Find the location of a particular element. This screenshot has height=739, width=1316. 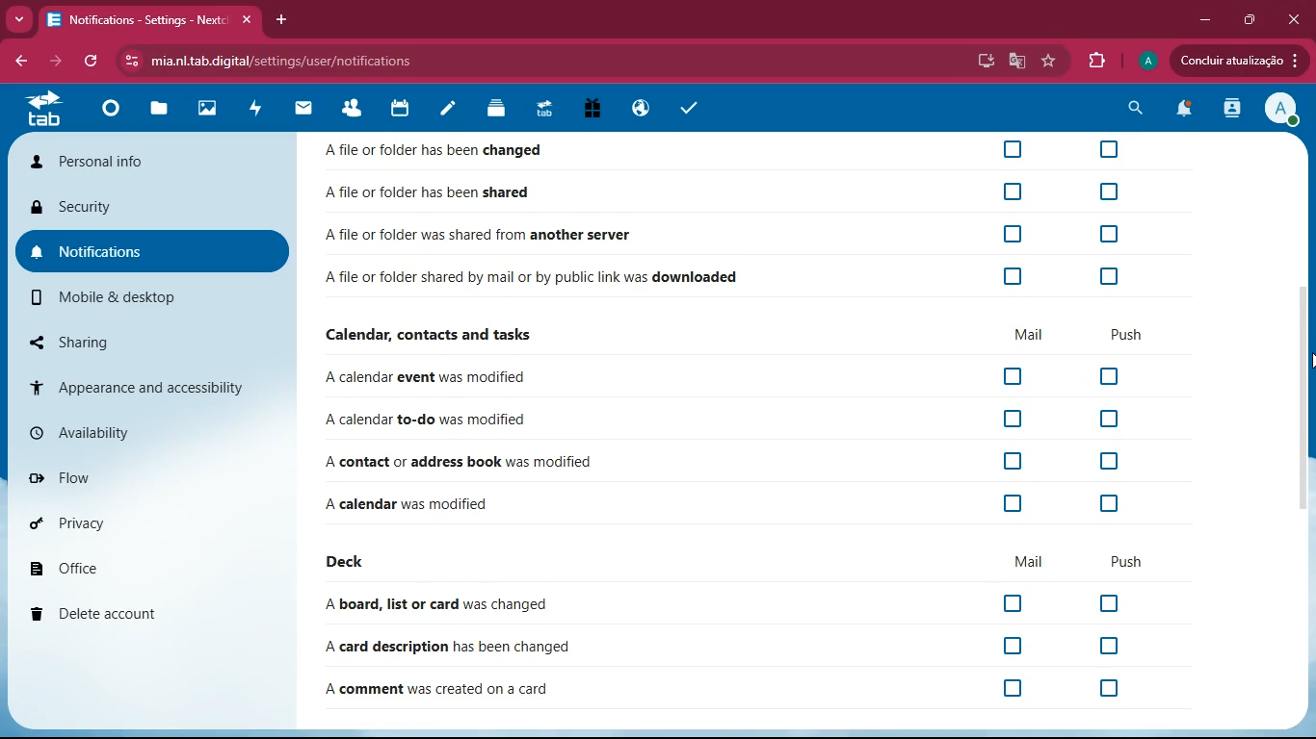

personal info is located at coordinates (121, 162).